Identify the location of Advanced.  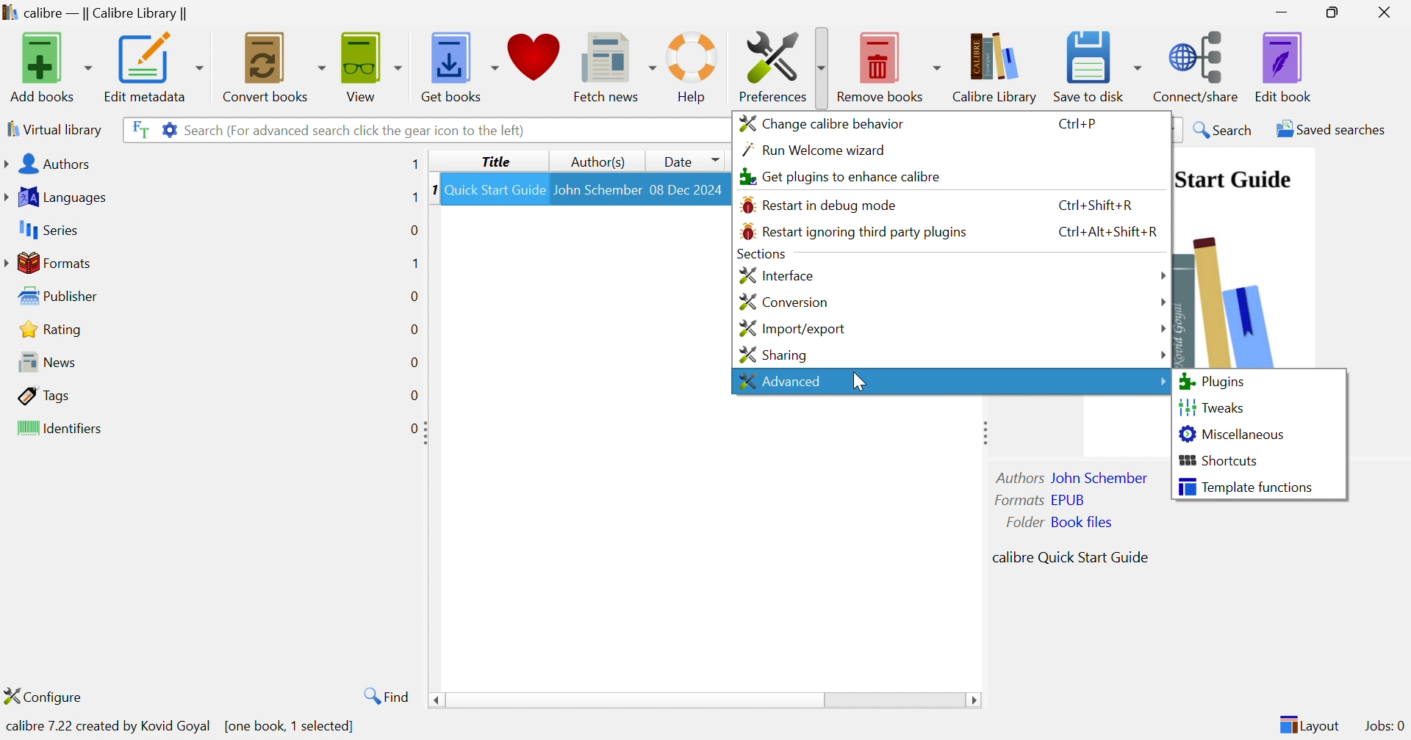
(779, 380).